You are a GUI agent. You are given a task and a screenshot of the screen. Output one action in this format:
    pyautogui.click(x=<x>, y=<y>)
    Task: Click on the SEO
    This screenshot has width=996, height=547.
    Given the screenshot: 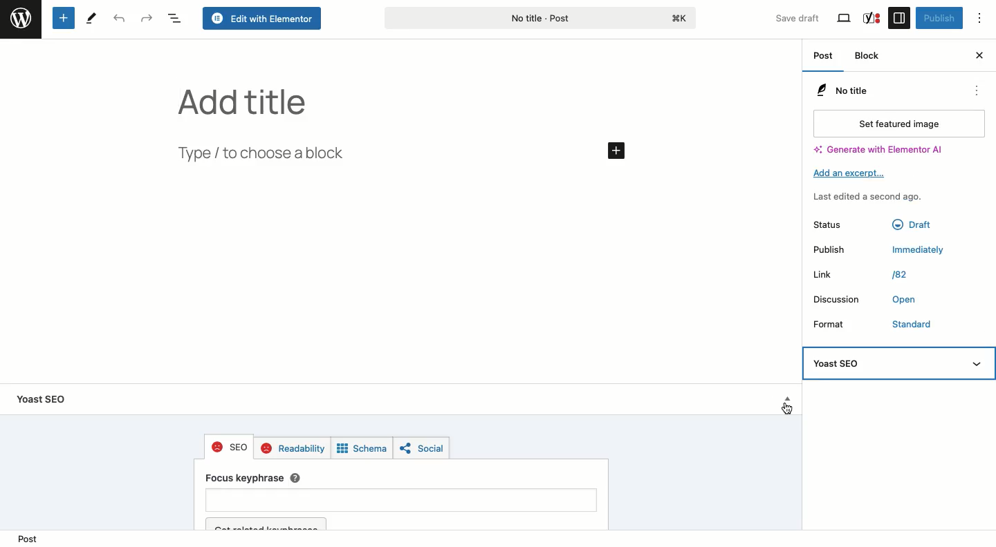 What is the action you would take?
    pyautogui.click(x=230, y=447)
    